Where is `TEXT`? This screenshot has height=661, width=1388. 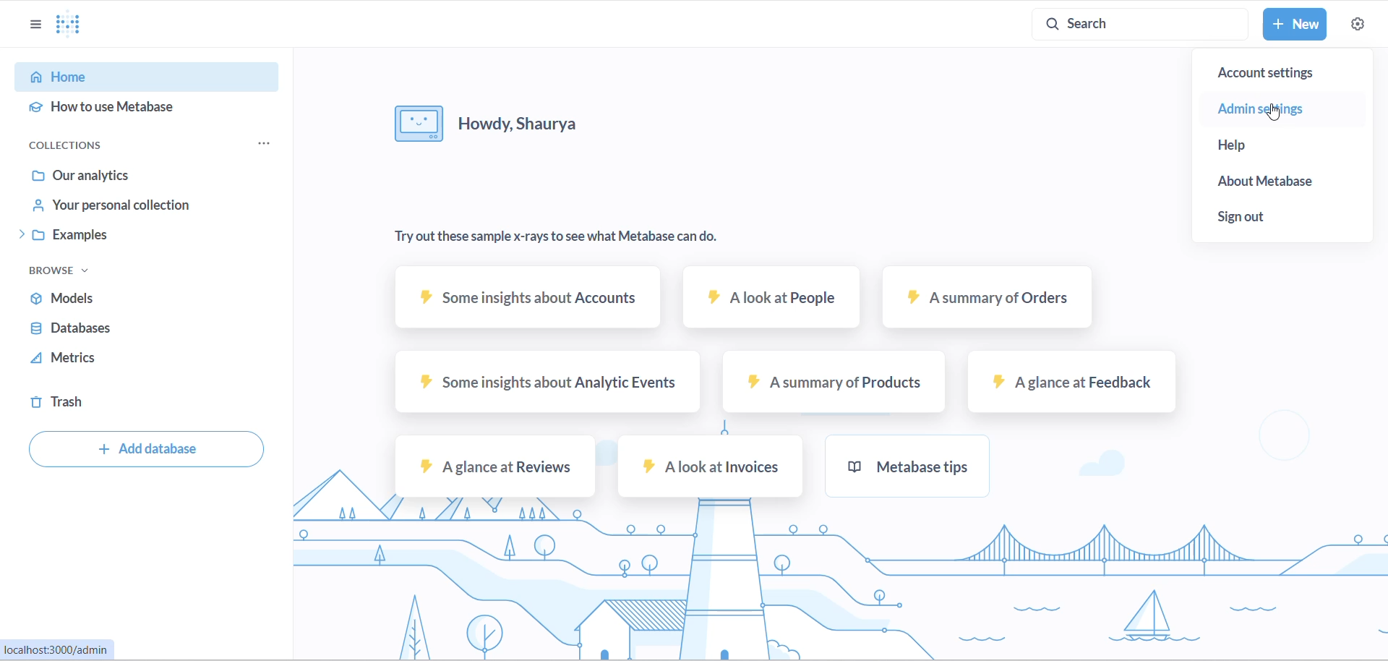 TEXT is located at coordinates (569, 234).